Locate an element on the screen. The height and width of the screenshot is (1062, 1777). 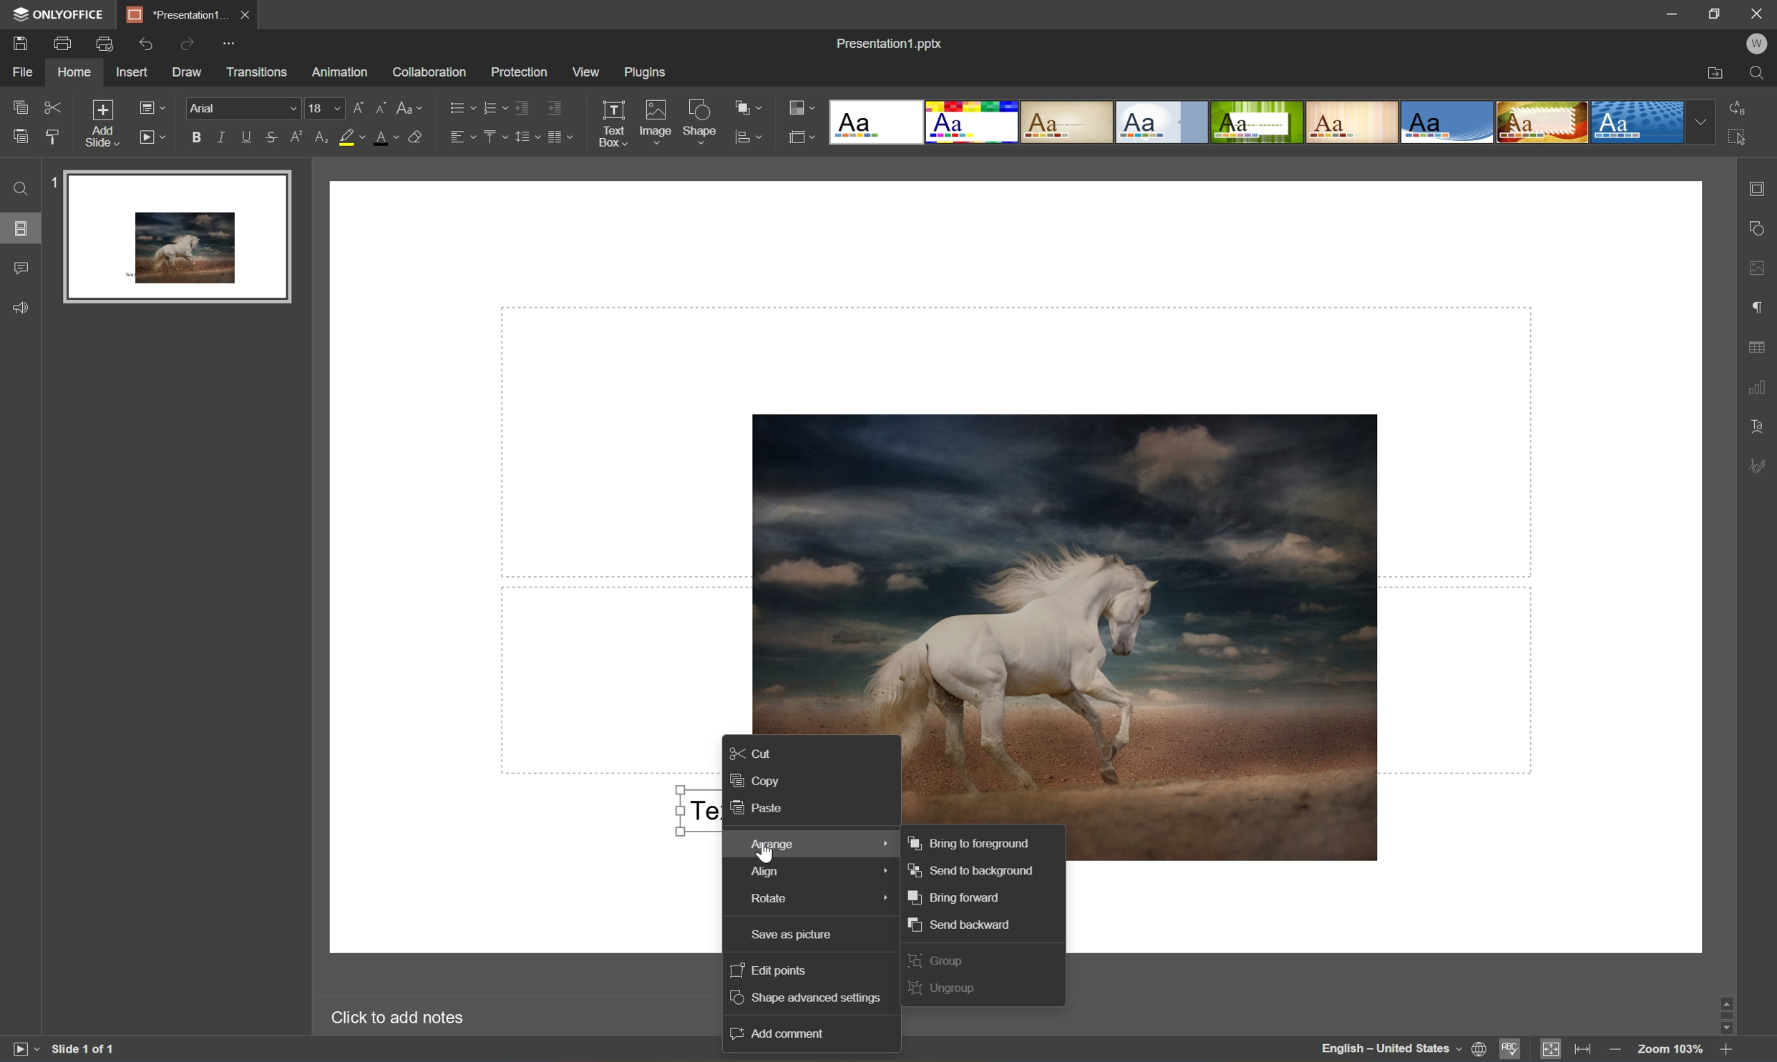
ONLYOFFICE is located at coordinates (62, 14).